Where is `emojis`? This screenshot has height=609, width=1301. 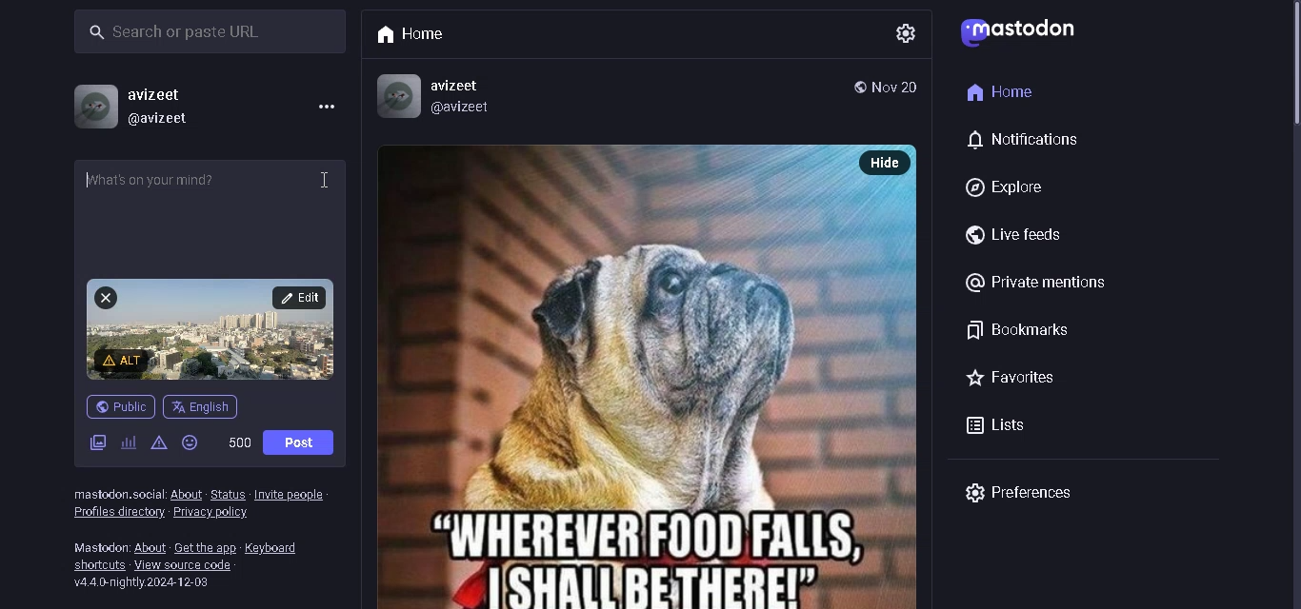 emojis is located at coordinates (190, 448).